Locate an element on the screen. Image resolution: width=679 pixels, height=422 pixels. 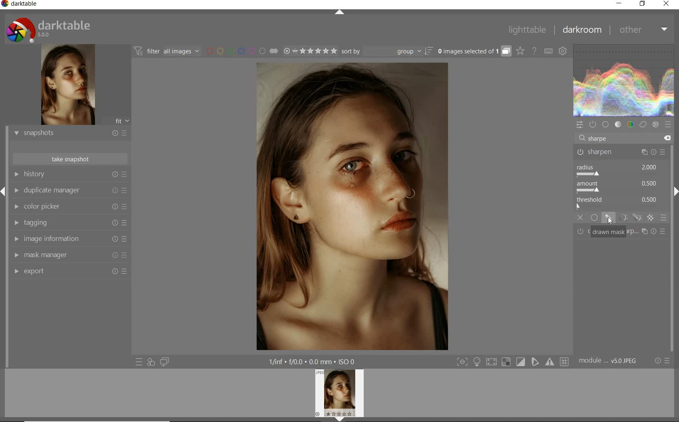
IMAGE is located at coordinates (342, 394).